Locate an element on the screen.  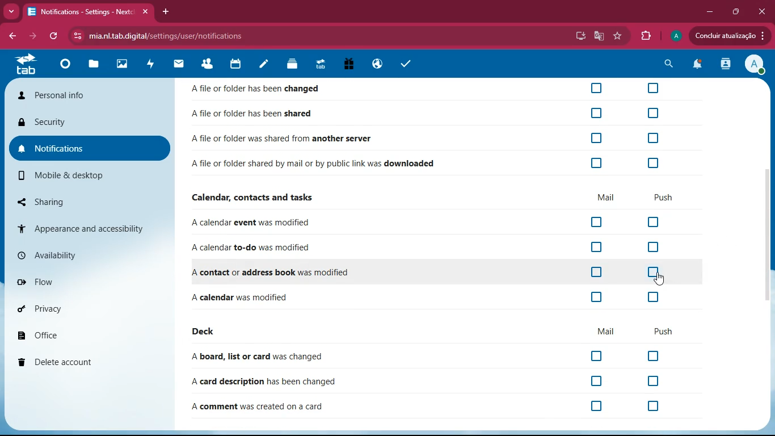
Close is located at coordinates (762, 11).